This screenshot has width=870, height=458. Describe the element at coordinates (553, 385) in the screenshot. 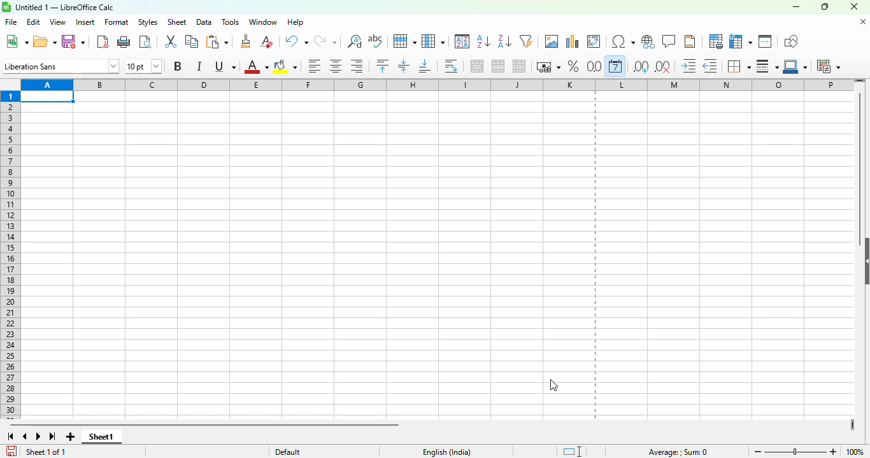

I see `cursor` at that location.